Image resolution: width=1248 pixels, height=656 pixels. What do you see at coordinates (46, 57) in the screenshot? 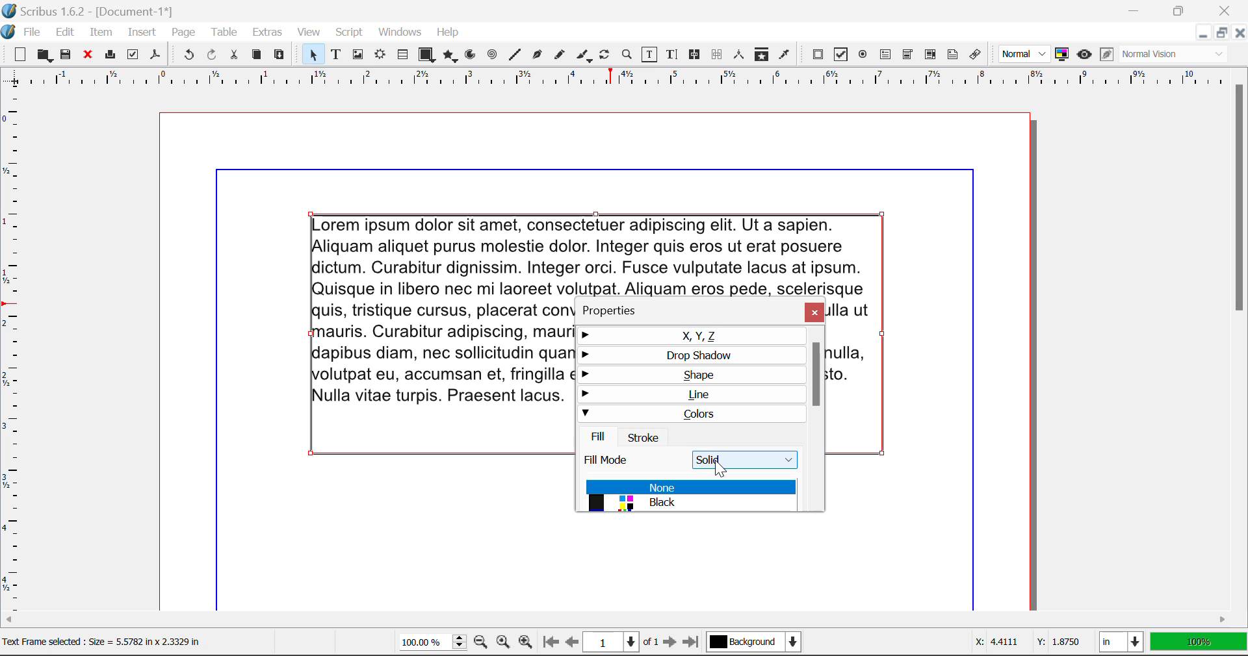
I see `Open` at bounding box center [46, 57].